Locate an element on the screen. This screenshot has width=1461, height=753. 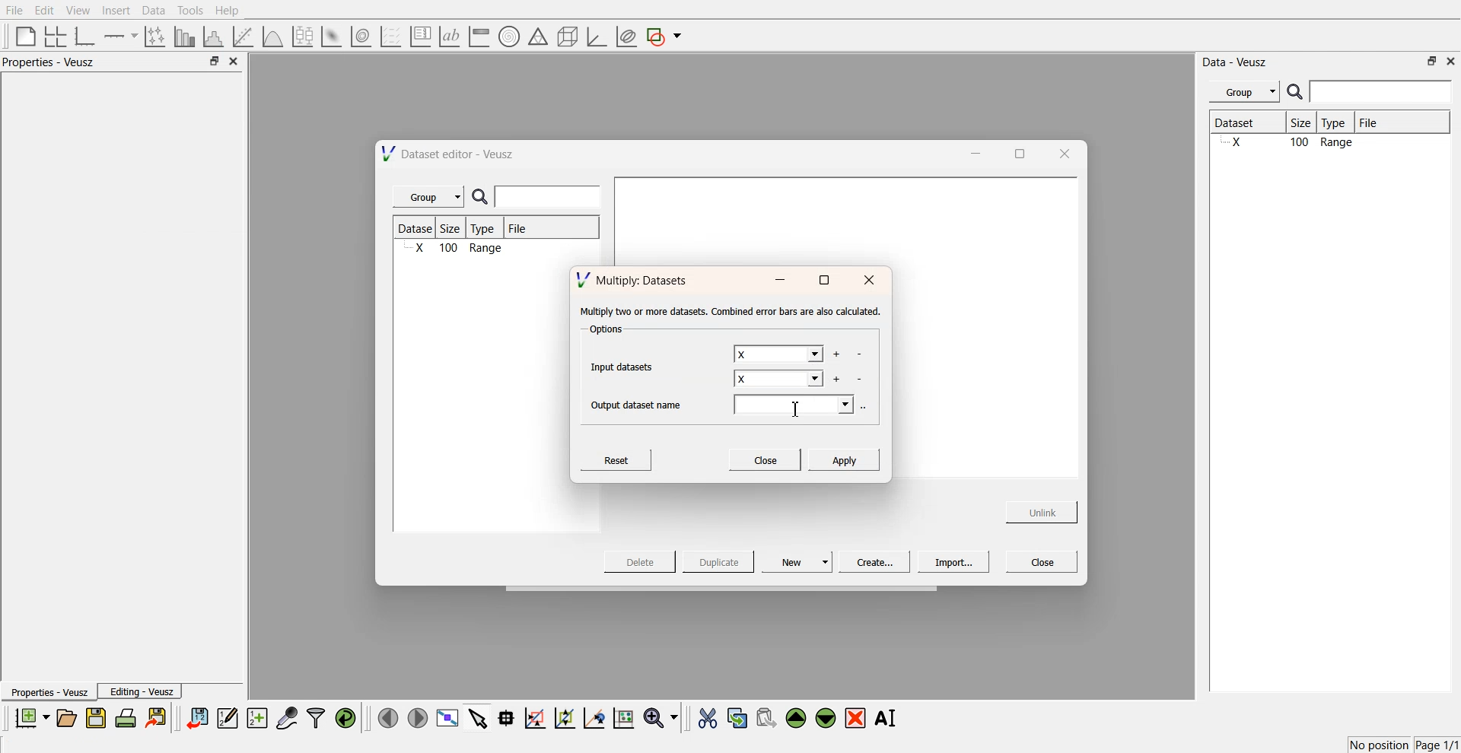
Input datasets is located at coordinates (625, 365).